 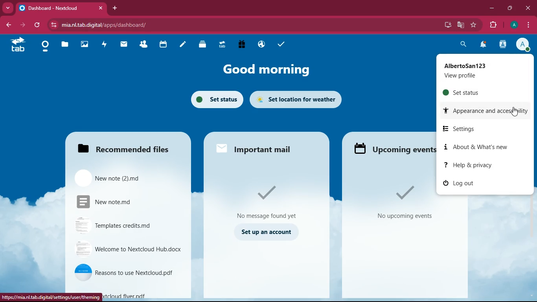 What do you see at coordinates (143, 294) in the screenshot?
I see `file` at bounding box center [143, 294].